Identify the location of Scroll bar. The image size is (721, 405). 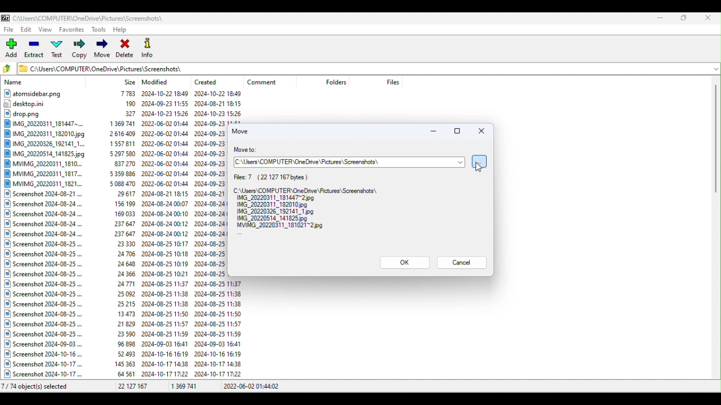
(716, 229).